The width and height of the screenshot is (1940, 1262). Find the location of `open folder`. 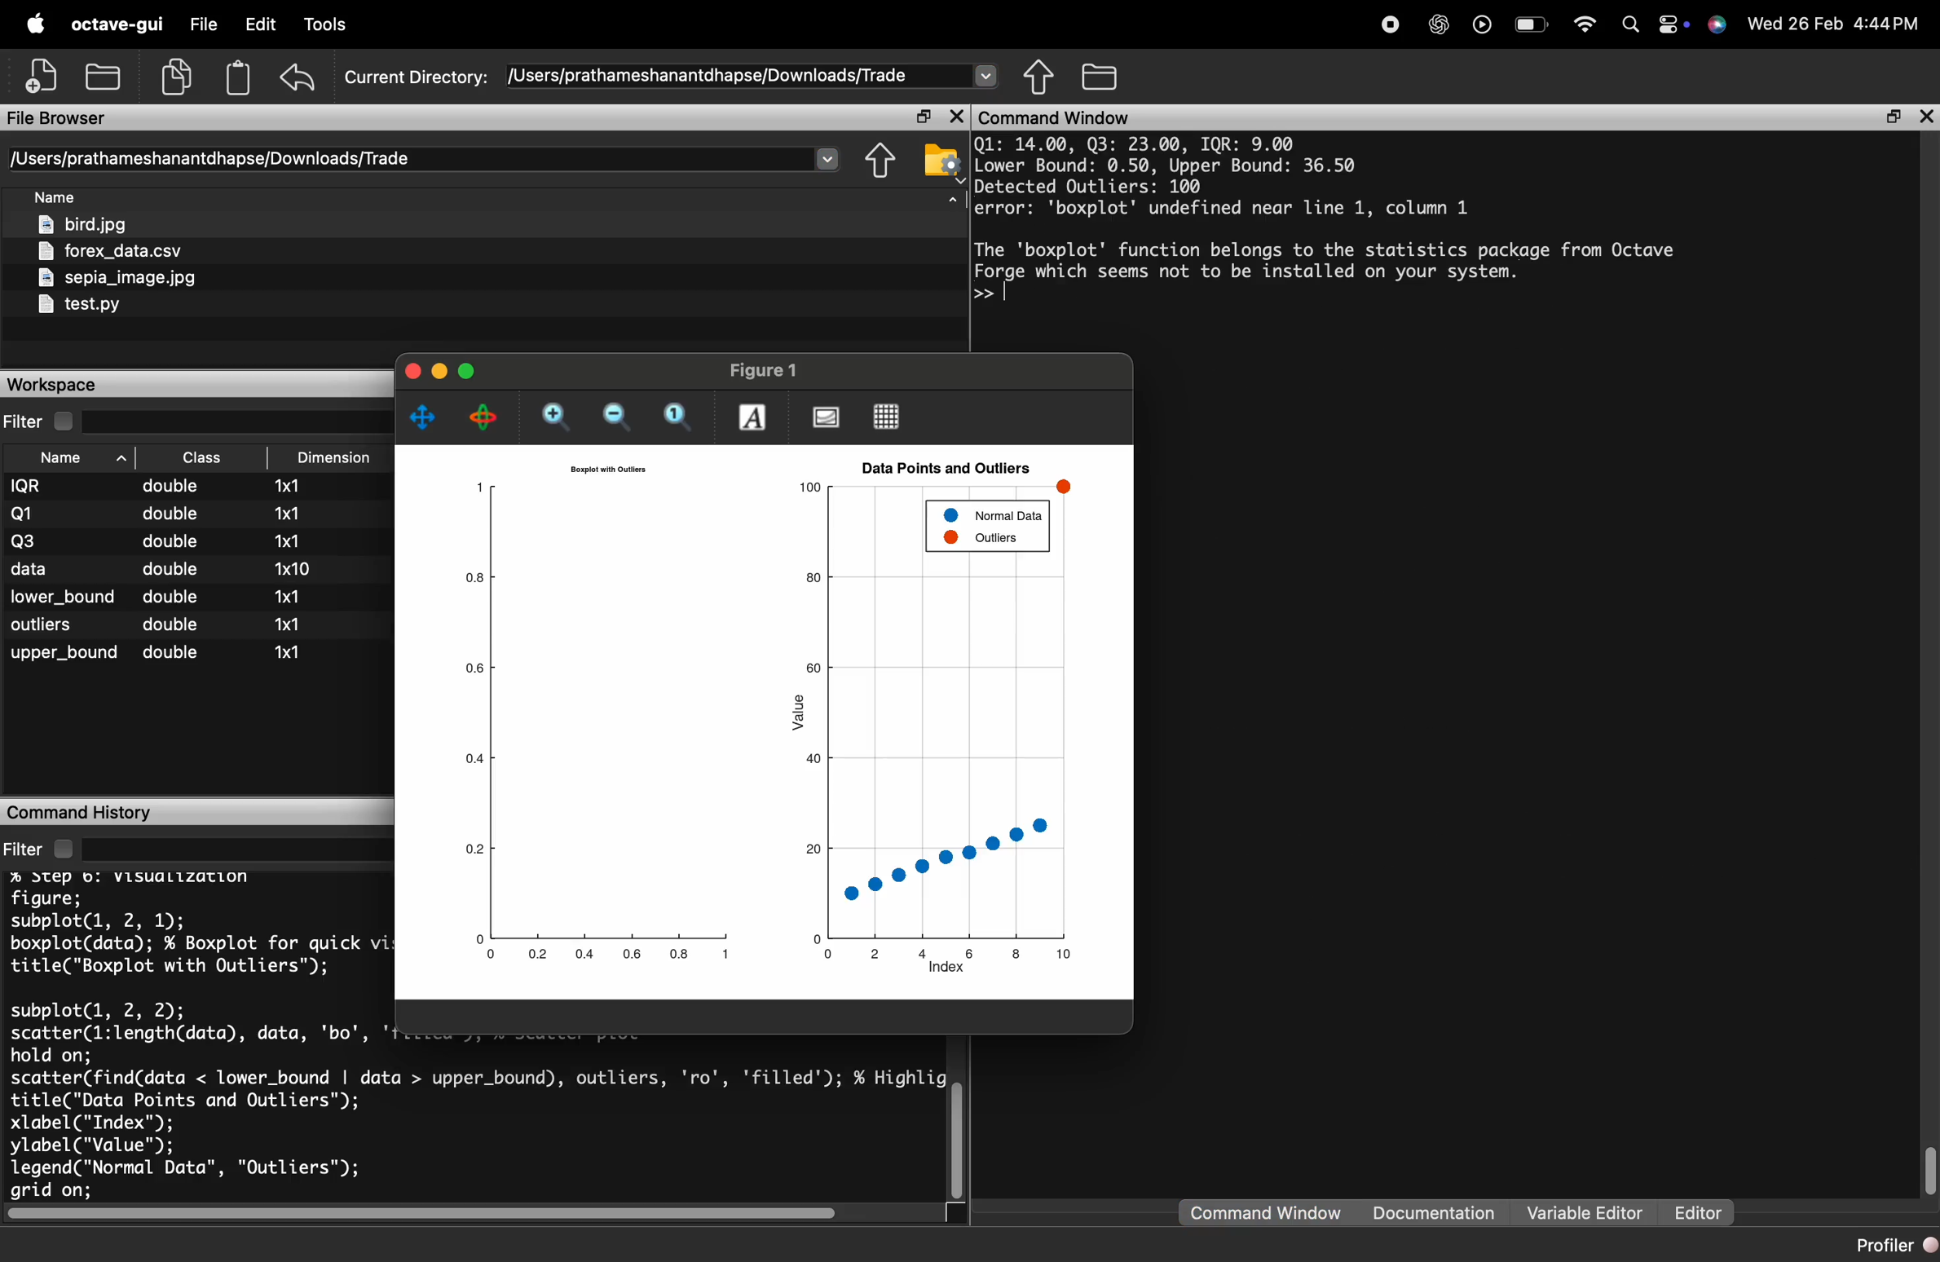

open folder is located at coordinates (104, 74).